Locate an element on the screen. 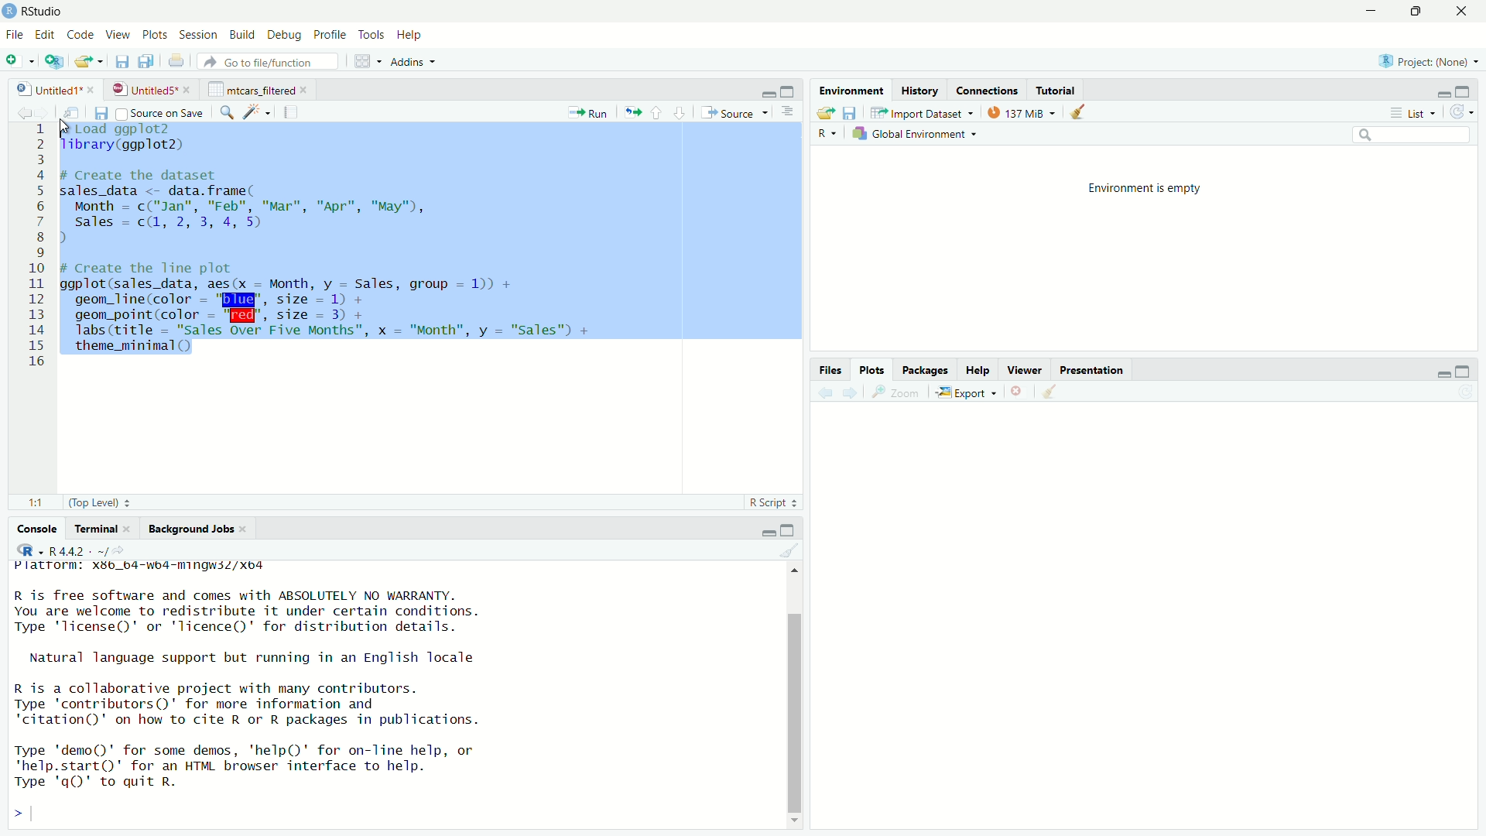 This screenshot has width=1486, height=836. open a existing file is located at coordinates (86, 62).